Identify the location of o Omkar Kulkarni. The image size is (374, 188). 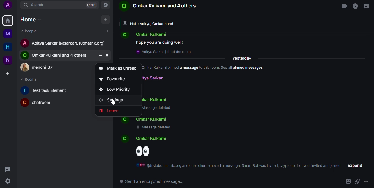
(153, 119).